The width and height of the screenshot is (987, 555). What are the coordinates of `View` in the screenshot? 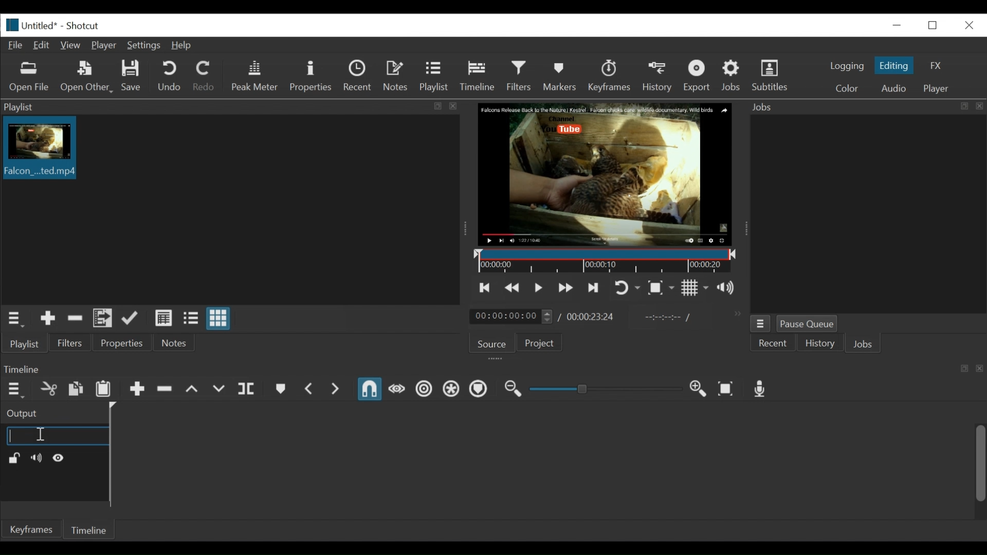 It's located at (71, 45).